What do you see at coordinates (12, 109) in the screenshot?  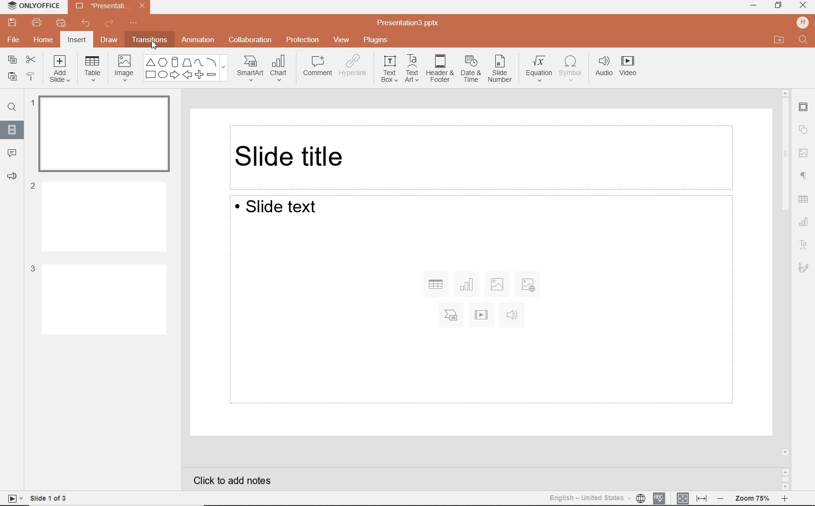 I see `find` at bounding box center [12, 109].